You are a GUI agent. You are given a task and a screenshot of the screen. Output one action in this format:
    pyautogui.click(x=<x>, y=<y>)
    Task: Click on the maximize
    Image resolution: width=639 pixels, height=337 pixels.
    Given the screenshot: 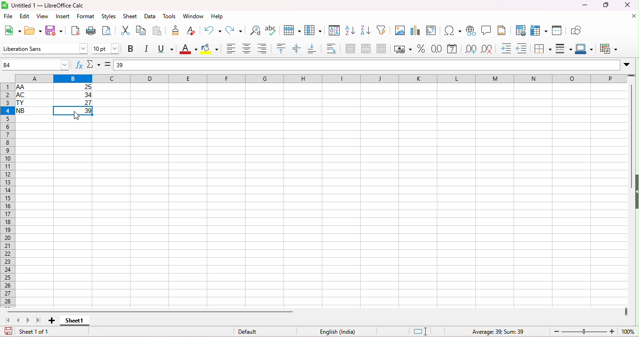 What is the action you would take?
    pyautogui.click(x=605, y=5)
    